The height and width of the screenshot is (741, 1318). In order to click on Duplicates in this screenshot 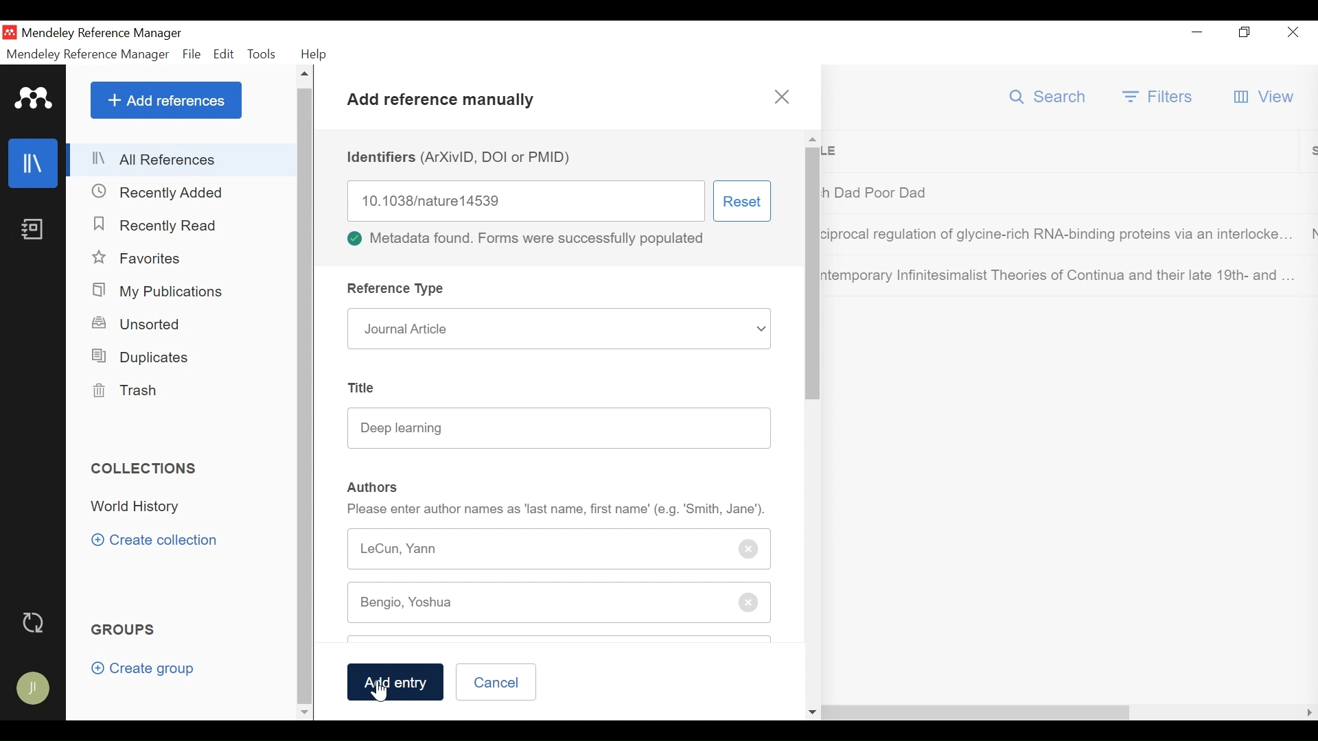, I will do `click(143, 357)`.